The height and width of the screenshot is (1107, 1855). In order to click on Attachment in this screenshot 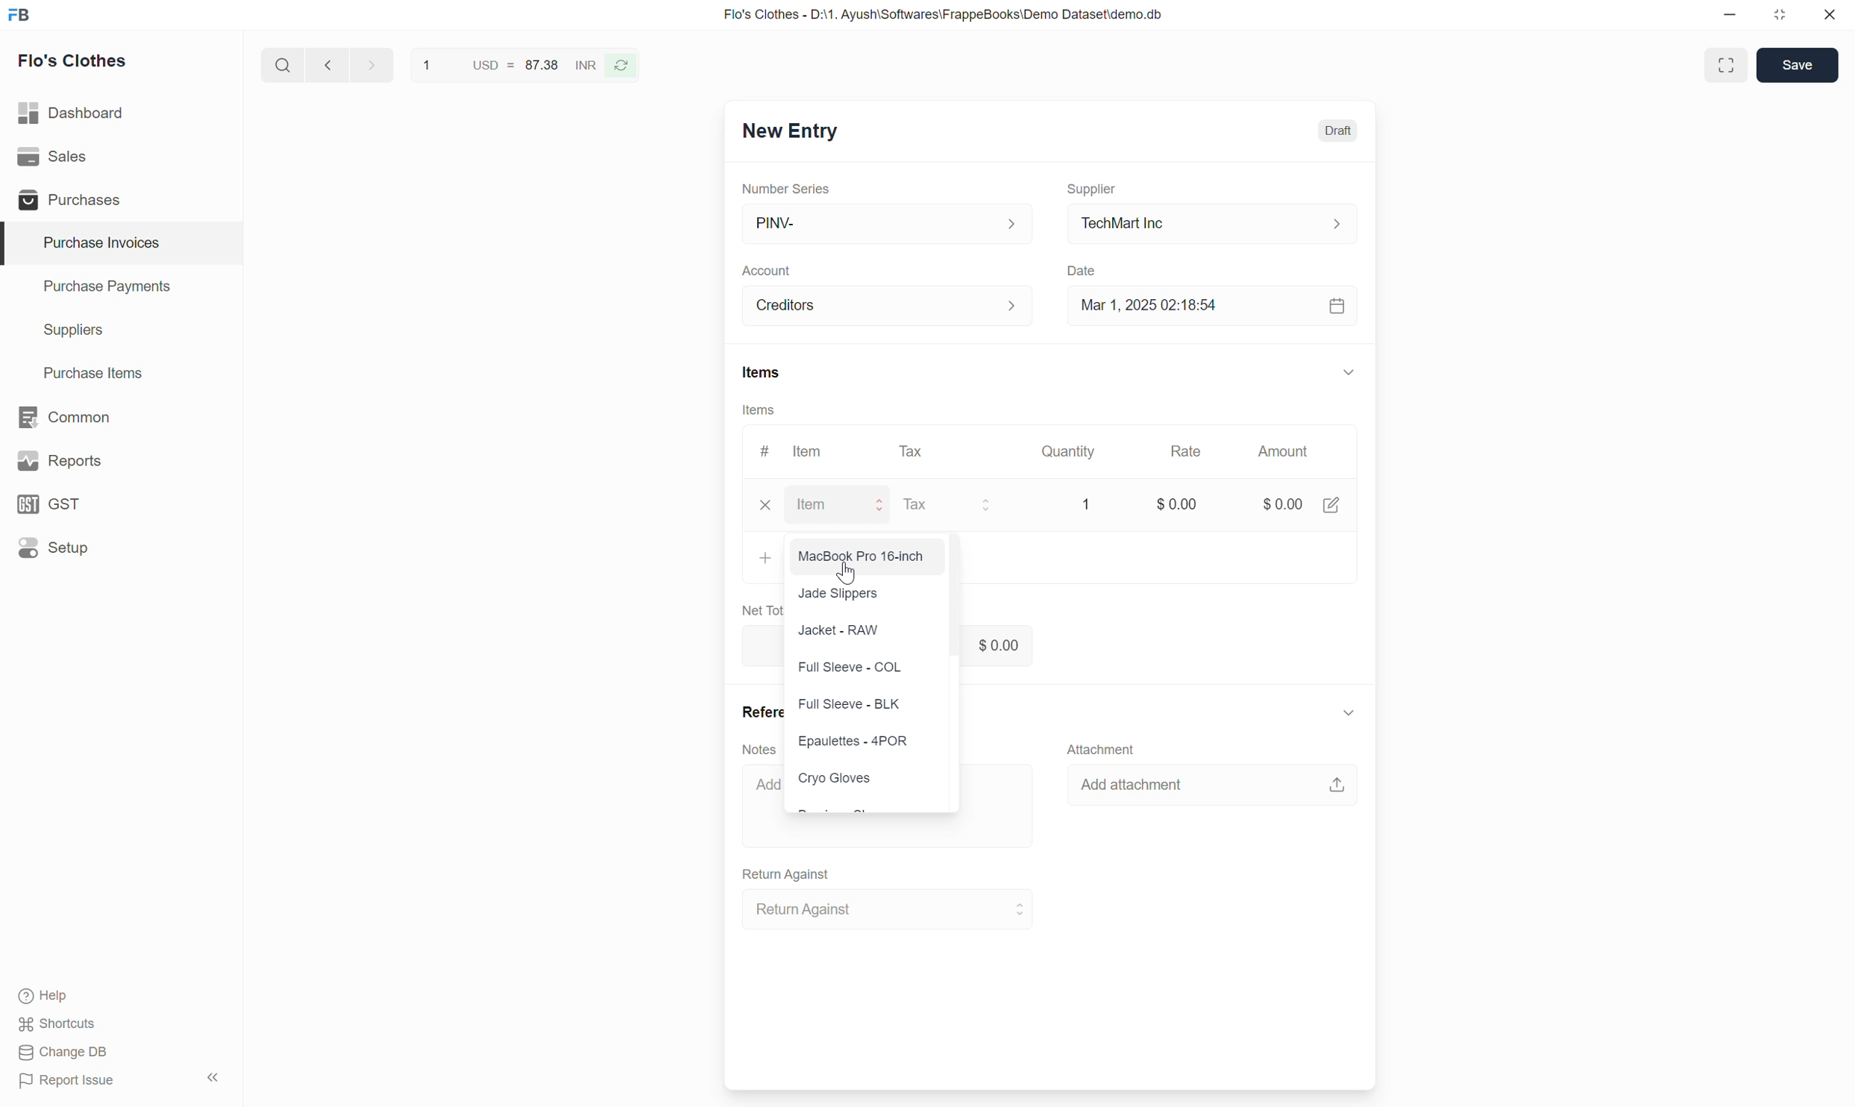, I will do `click(1101, 748)`.